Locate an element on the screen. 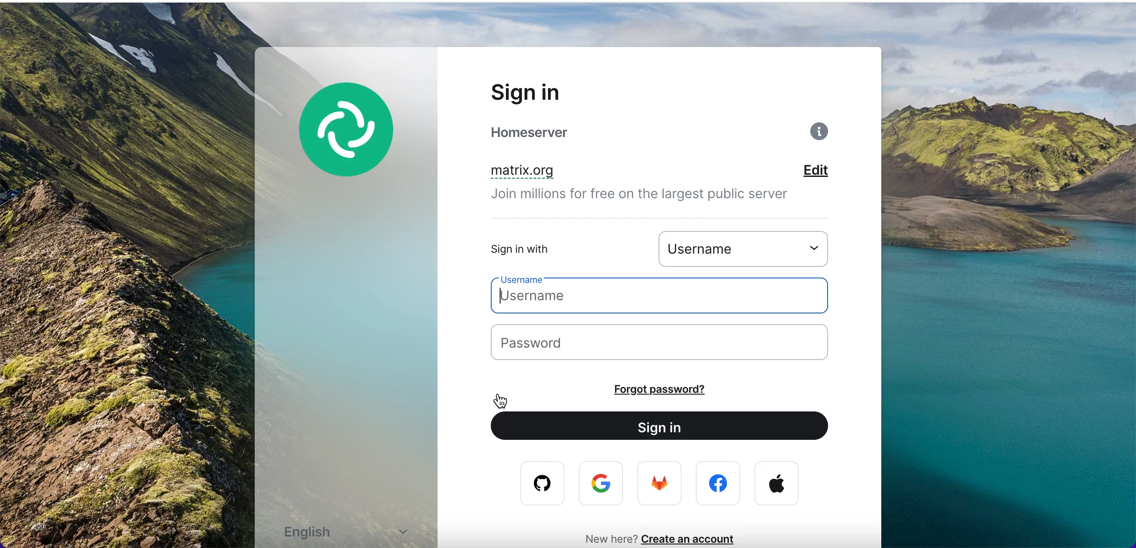 The width and height of the screenshot is (1136, 548). forgot password? is located at coordinates (684, 389).